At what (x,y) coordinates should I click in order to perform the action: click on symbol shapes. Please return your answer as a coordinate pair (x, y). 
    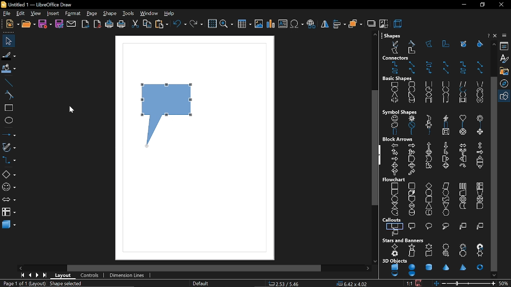
    Looking at the image, I should click on (400, 112).